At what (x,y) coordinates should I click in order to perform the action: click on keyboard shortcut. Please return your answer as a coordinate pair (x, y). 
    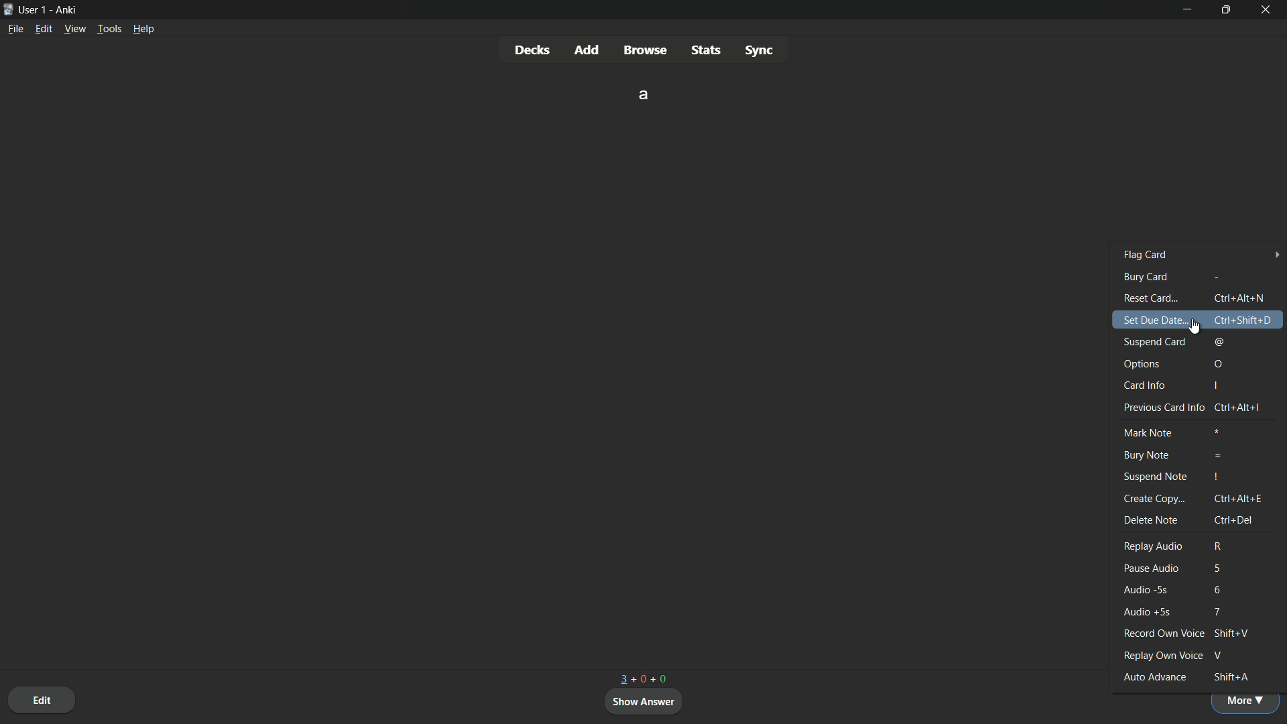
    Looking at the image, I should click on (1215, 431).